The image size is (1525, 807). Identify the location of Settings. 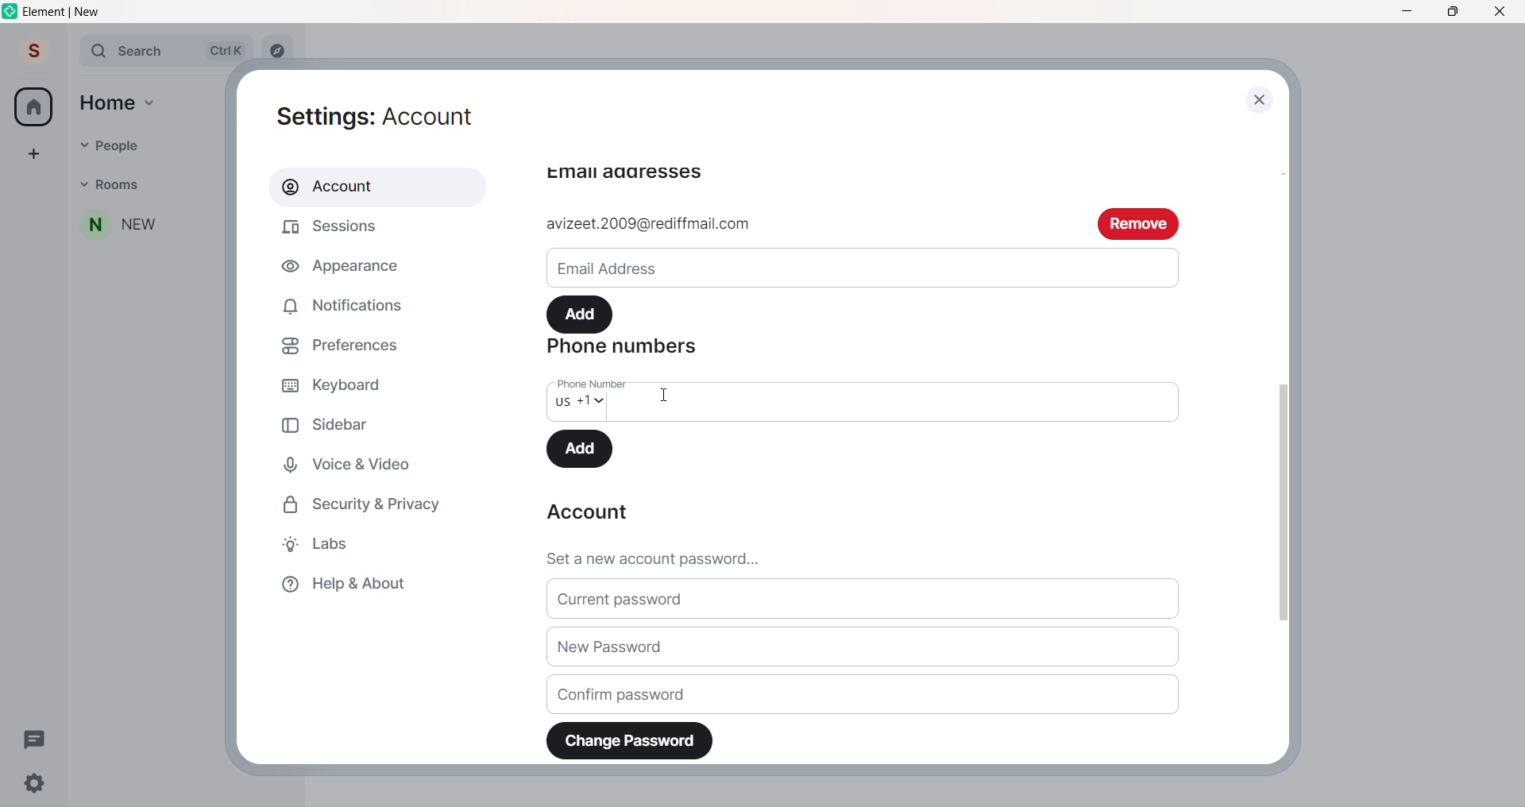
(387, 114).